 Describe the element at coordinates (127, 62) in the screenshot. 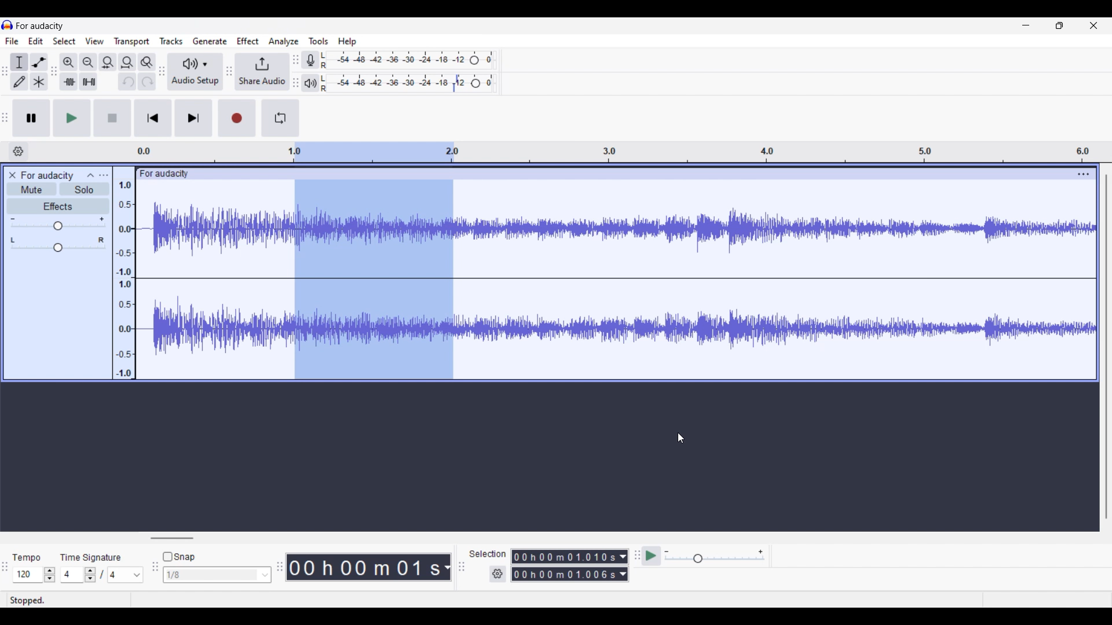

I see `Fit track to width` at that location.